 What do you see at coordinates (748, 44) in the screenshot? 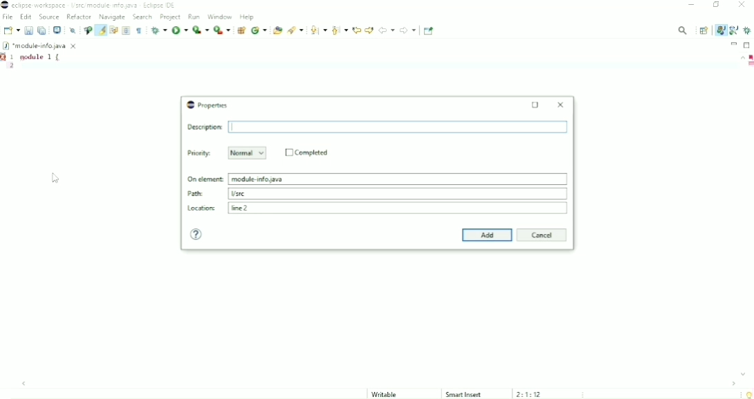
I see `Maximize` at bounding box center [748, 44].